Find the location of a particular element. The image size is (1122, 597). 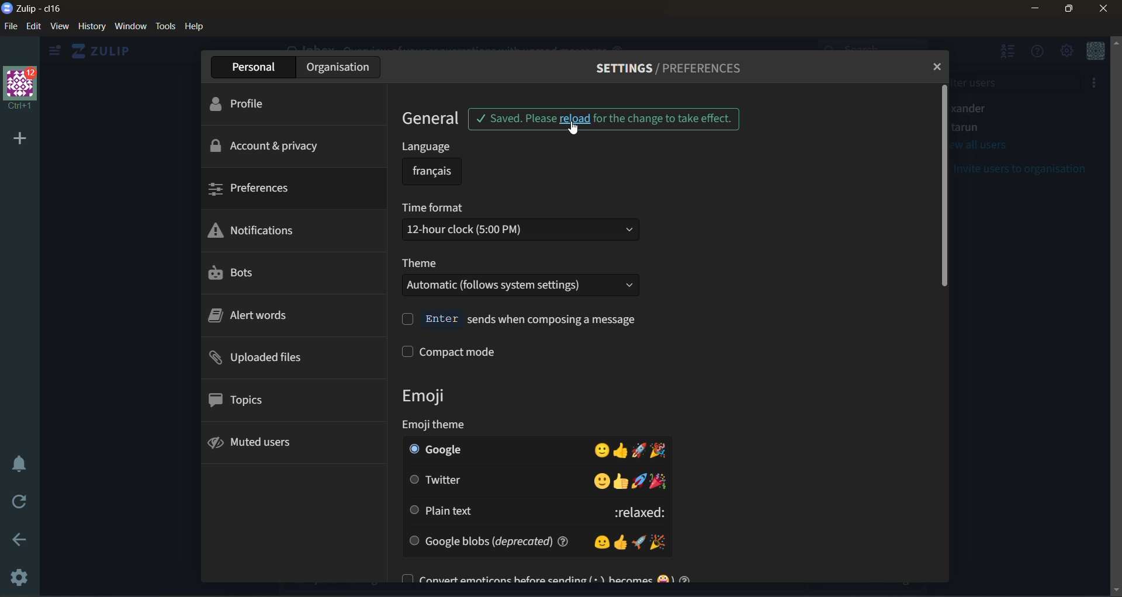

theme is located at coordinates (528, 279).